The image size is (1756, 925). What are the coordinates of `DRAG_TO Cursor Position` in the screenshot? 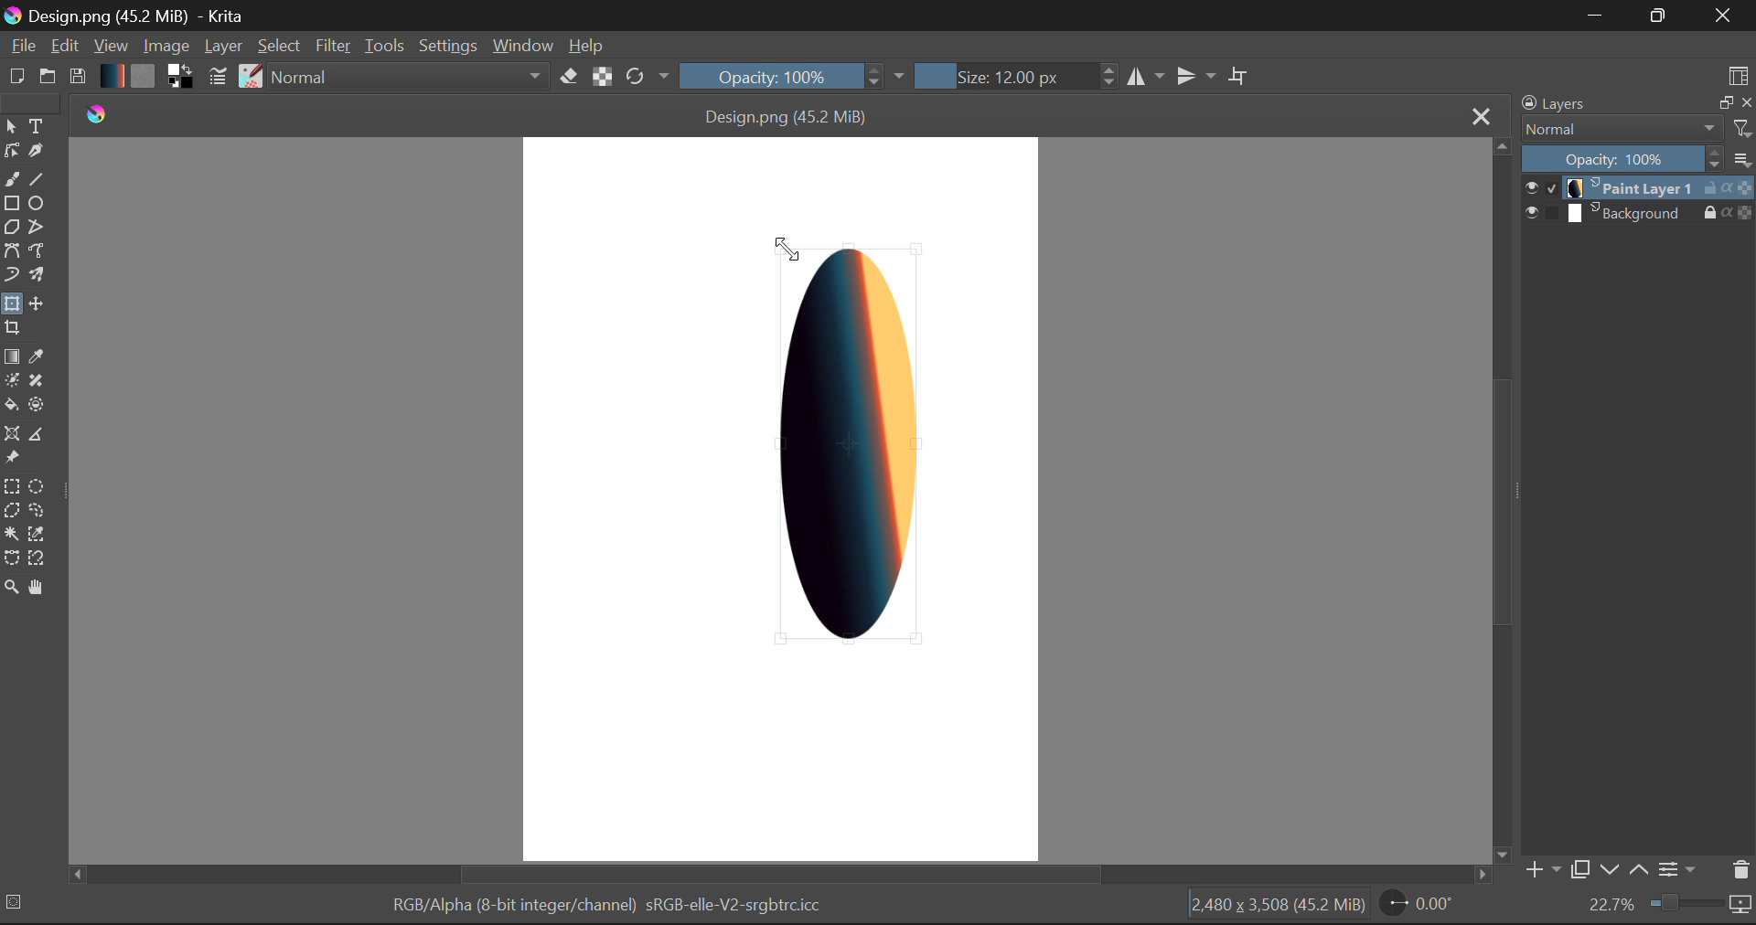 It's located at (781, 246).